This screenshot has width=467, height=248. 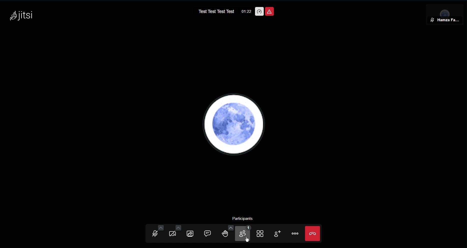 I want to click on More, so click(x=295, y=234).